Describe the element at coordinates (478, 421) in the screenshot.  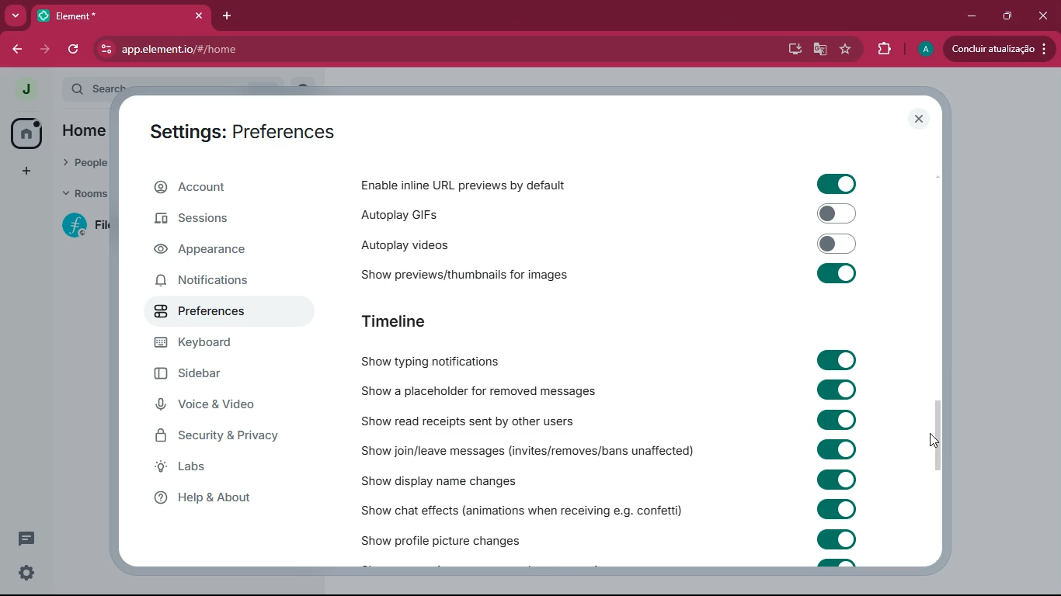
I see `show read receipts sent by other users` at that location.